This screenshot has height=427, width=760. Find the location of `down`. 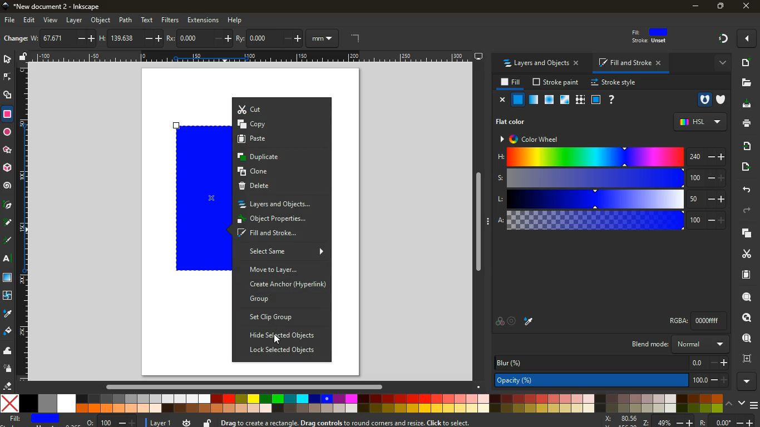

down is located at coordinates (741, 404).